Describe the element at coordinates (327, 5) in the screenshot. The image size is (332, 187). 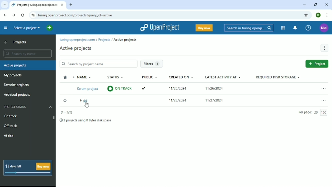
I see `Close` at that location.